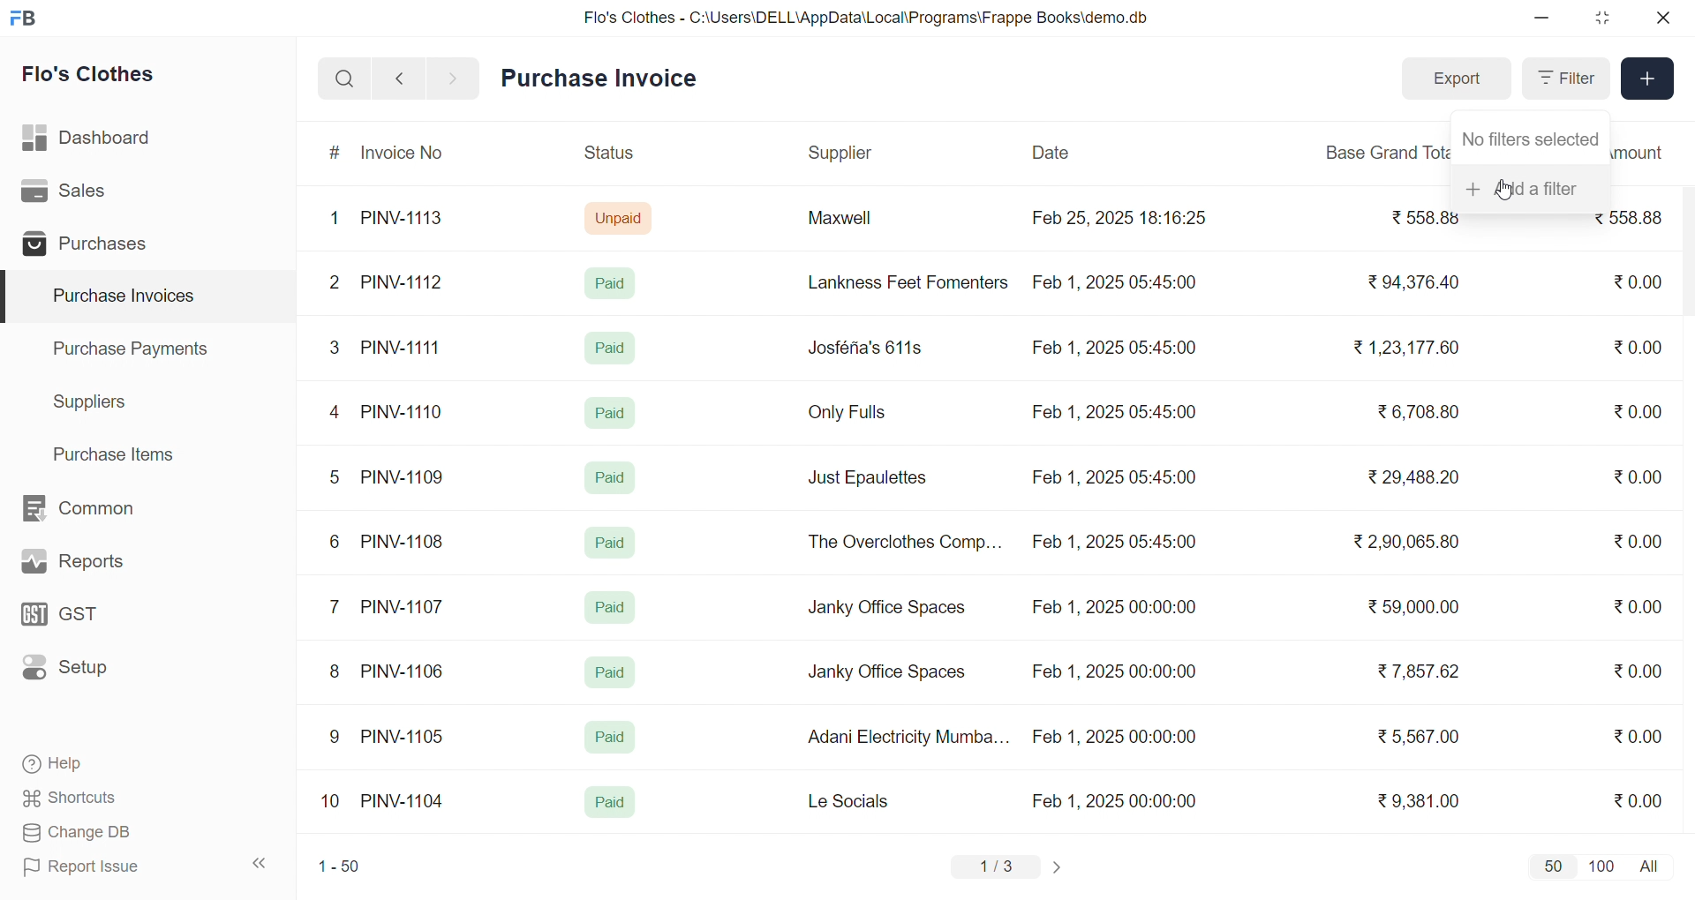  What do you see at coordinates (1633, 224) in the screenshot?
I see `₹558.88` at bounding box center [1633, 224].